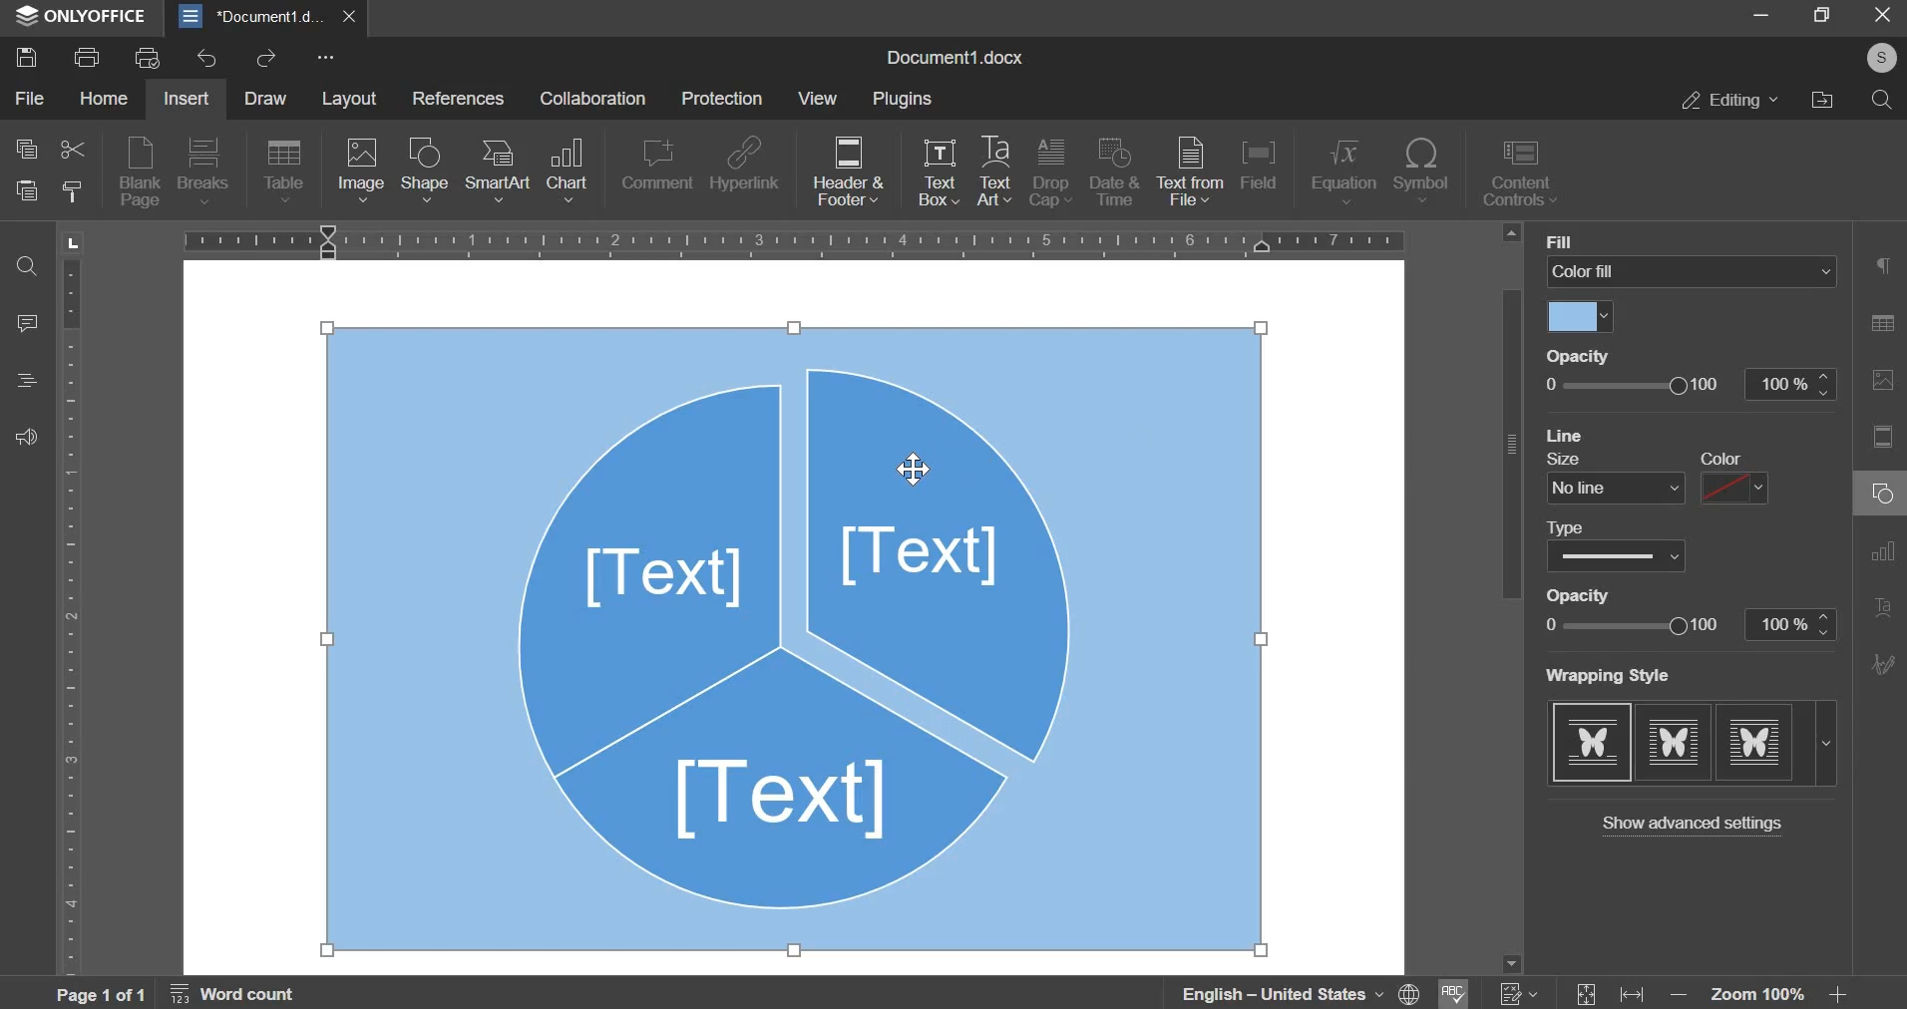 This screenshot has height=1009, width=1907. What do you see at coordinates (325, 57) in the screenshot?
I see `more` at bounding box center [325, 57].